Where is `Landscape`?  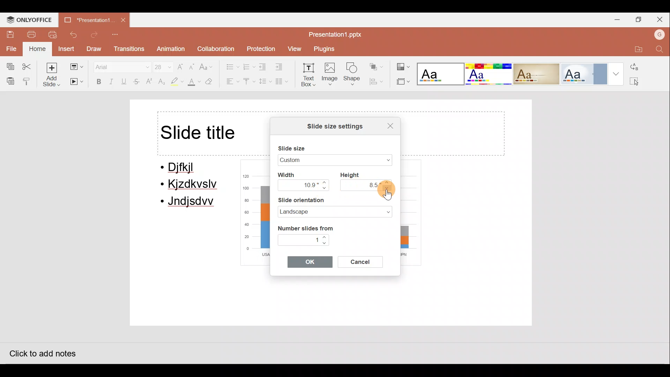 Landscape is located at coordinates (318, 212).